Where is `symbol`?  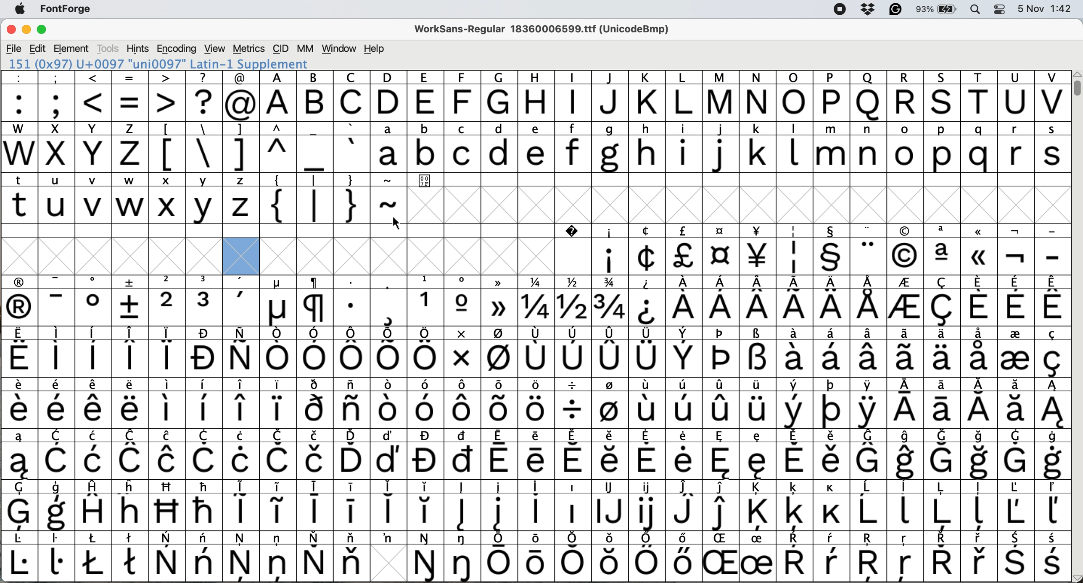
symbol is located at coordinates (538, 352).